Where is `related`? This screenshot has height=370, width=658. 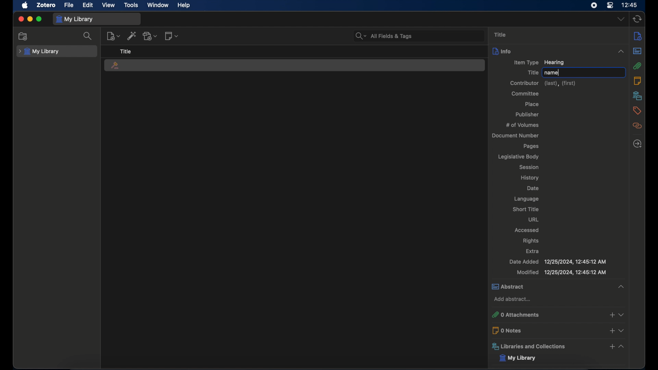
related is located at coordinates (637, 126).